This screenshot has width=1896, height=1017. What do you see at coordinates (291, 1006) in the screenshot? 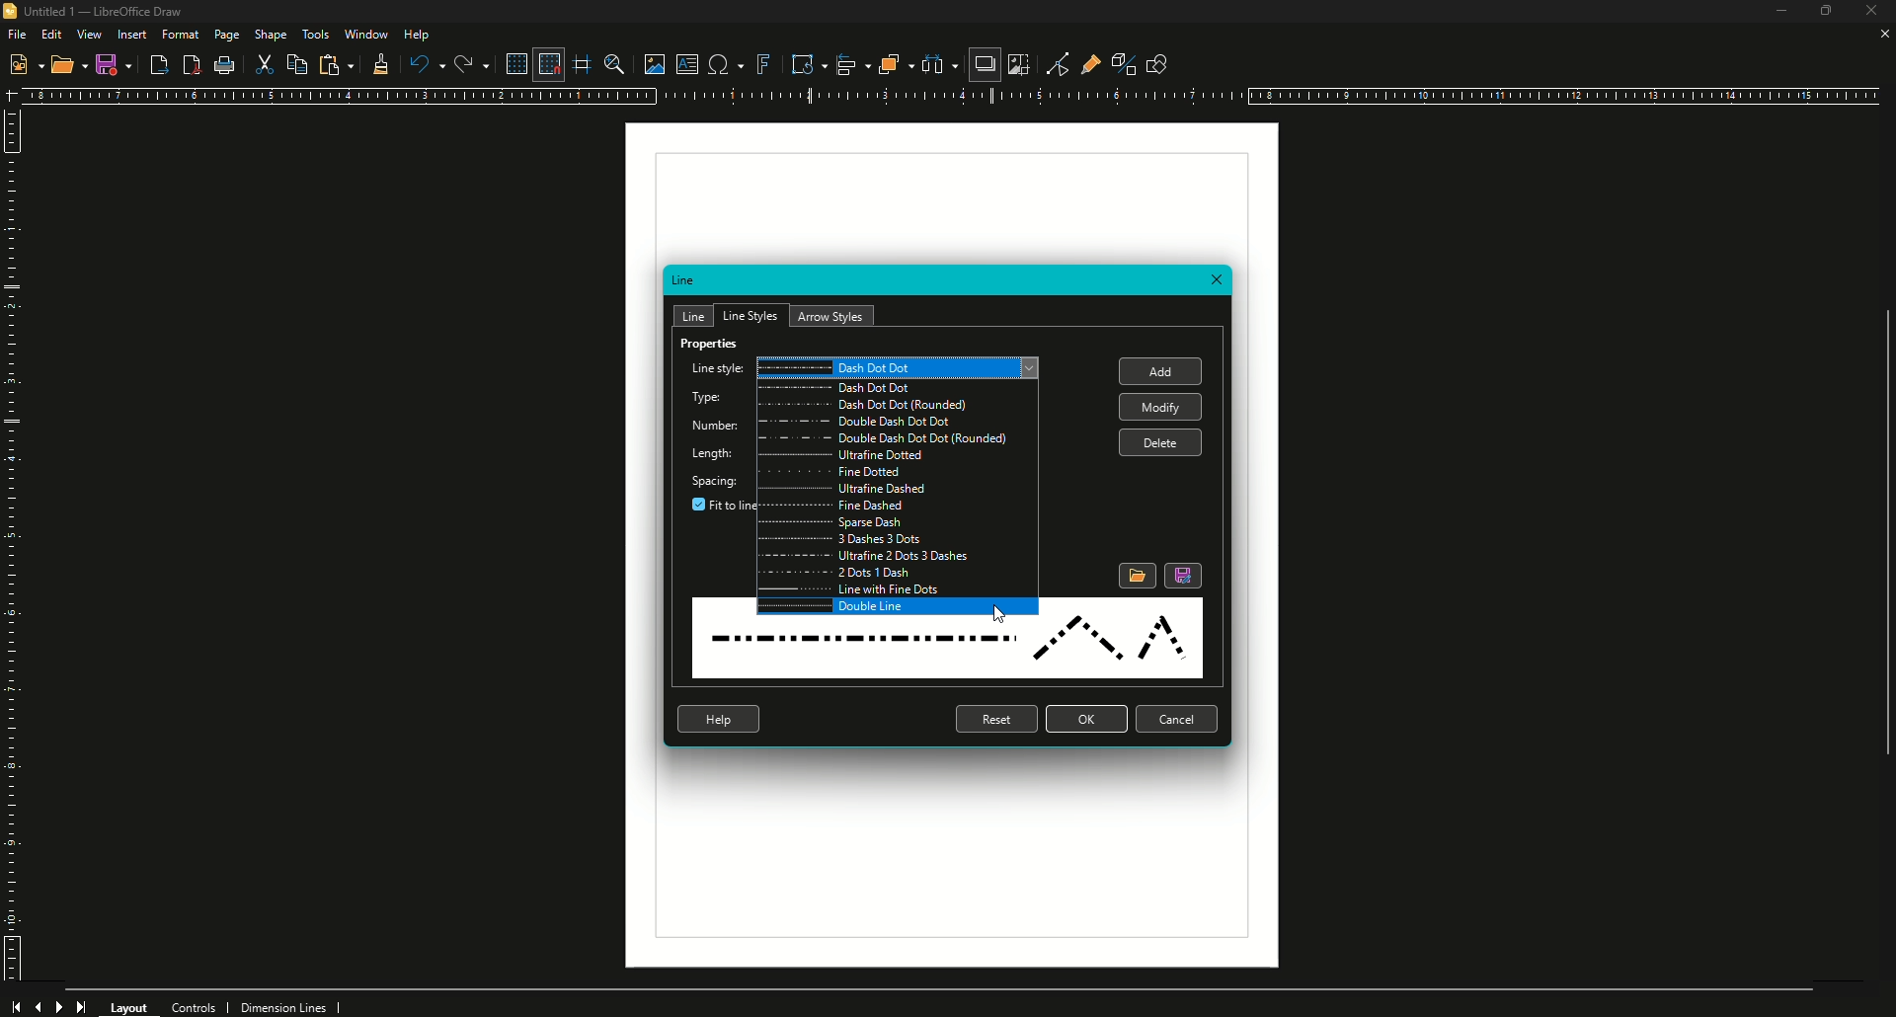
I see `Dimension Lines` at bounding box center [291, 1006].